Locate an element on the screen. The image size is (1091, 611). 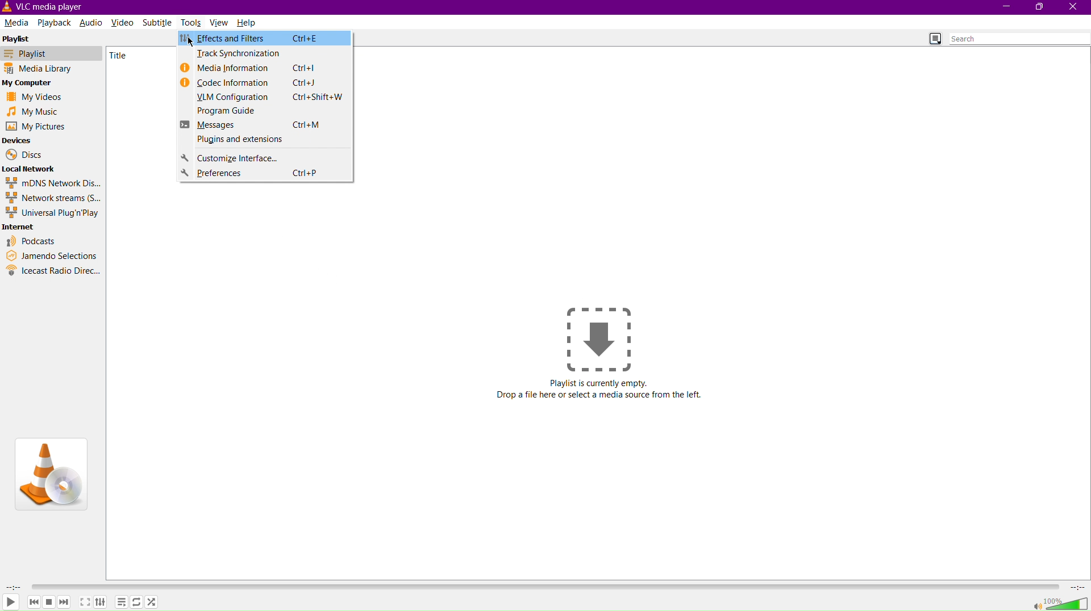
Video is located at coordinates (126, 21).